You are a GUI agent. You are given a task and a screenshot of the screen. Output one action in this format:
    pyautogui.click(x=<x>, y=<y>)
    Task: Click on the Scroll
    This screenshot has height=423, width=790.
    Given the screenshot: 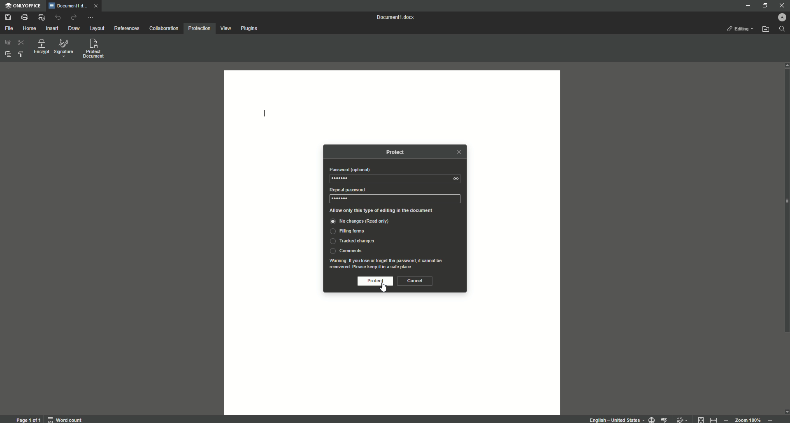 What is the action you would take?
    pyautogui.click(x=785, y=221)
    